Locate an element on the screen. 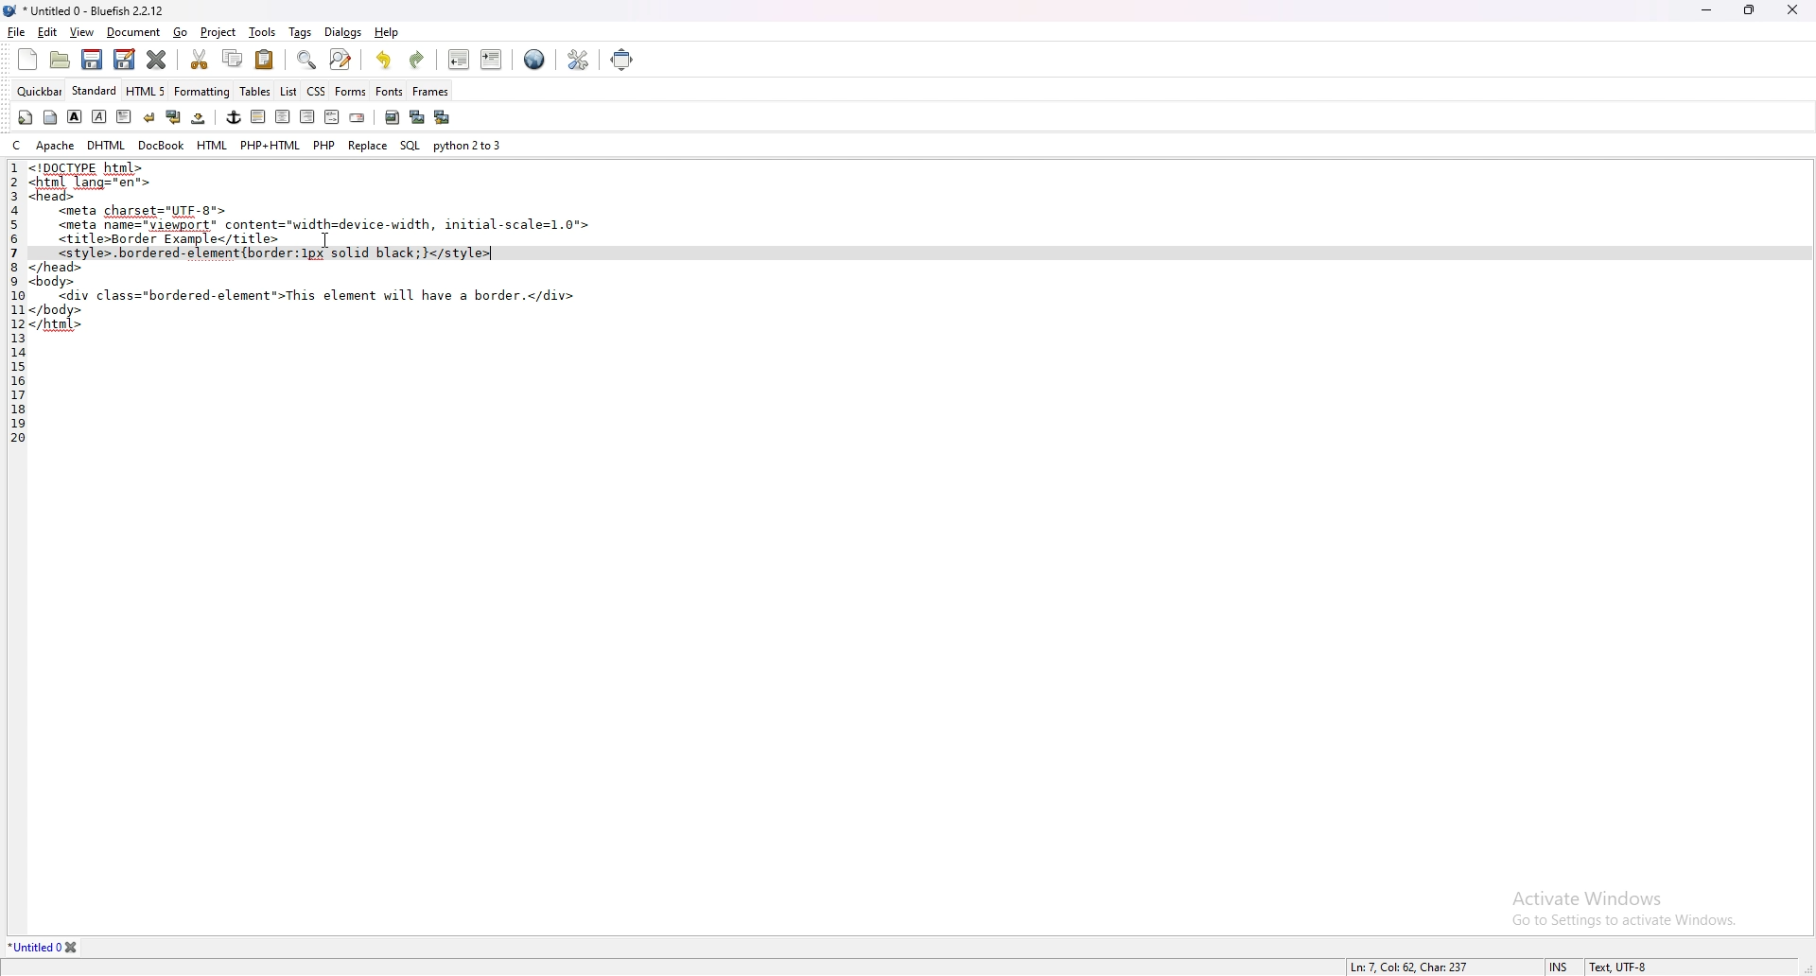 The height and width of the screenshot is (976, 1816). italic is located at coordinates (98, 116).